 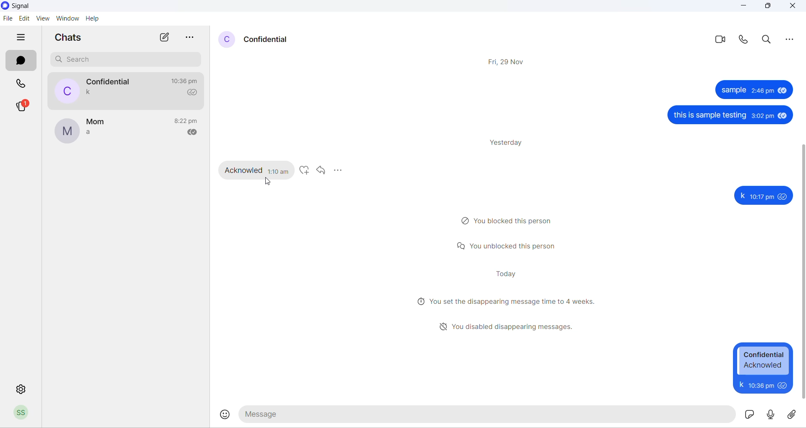 I want to click on k, so click(x=742, y=196).